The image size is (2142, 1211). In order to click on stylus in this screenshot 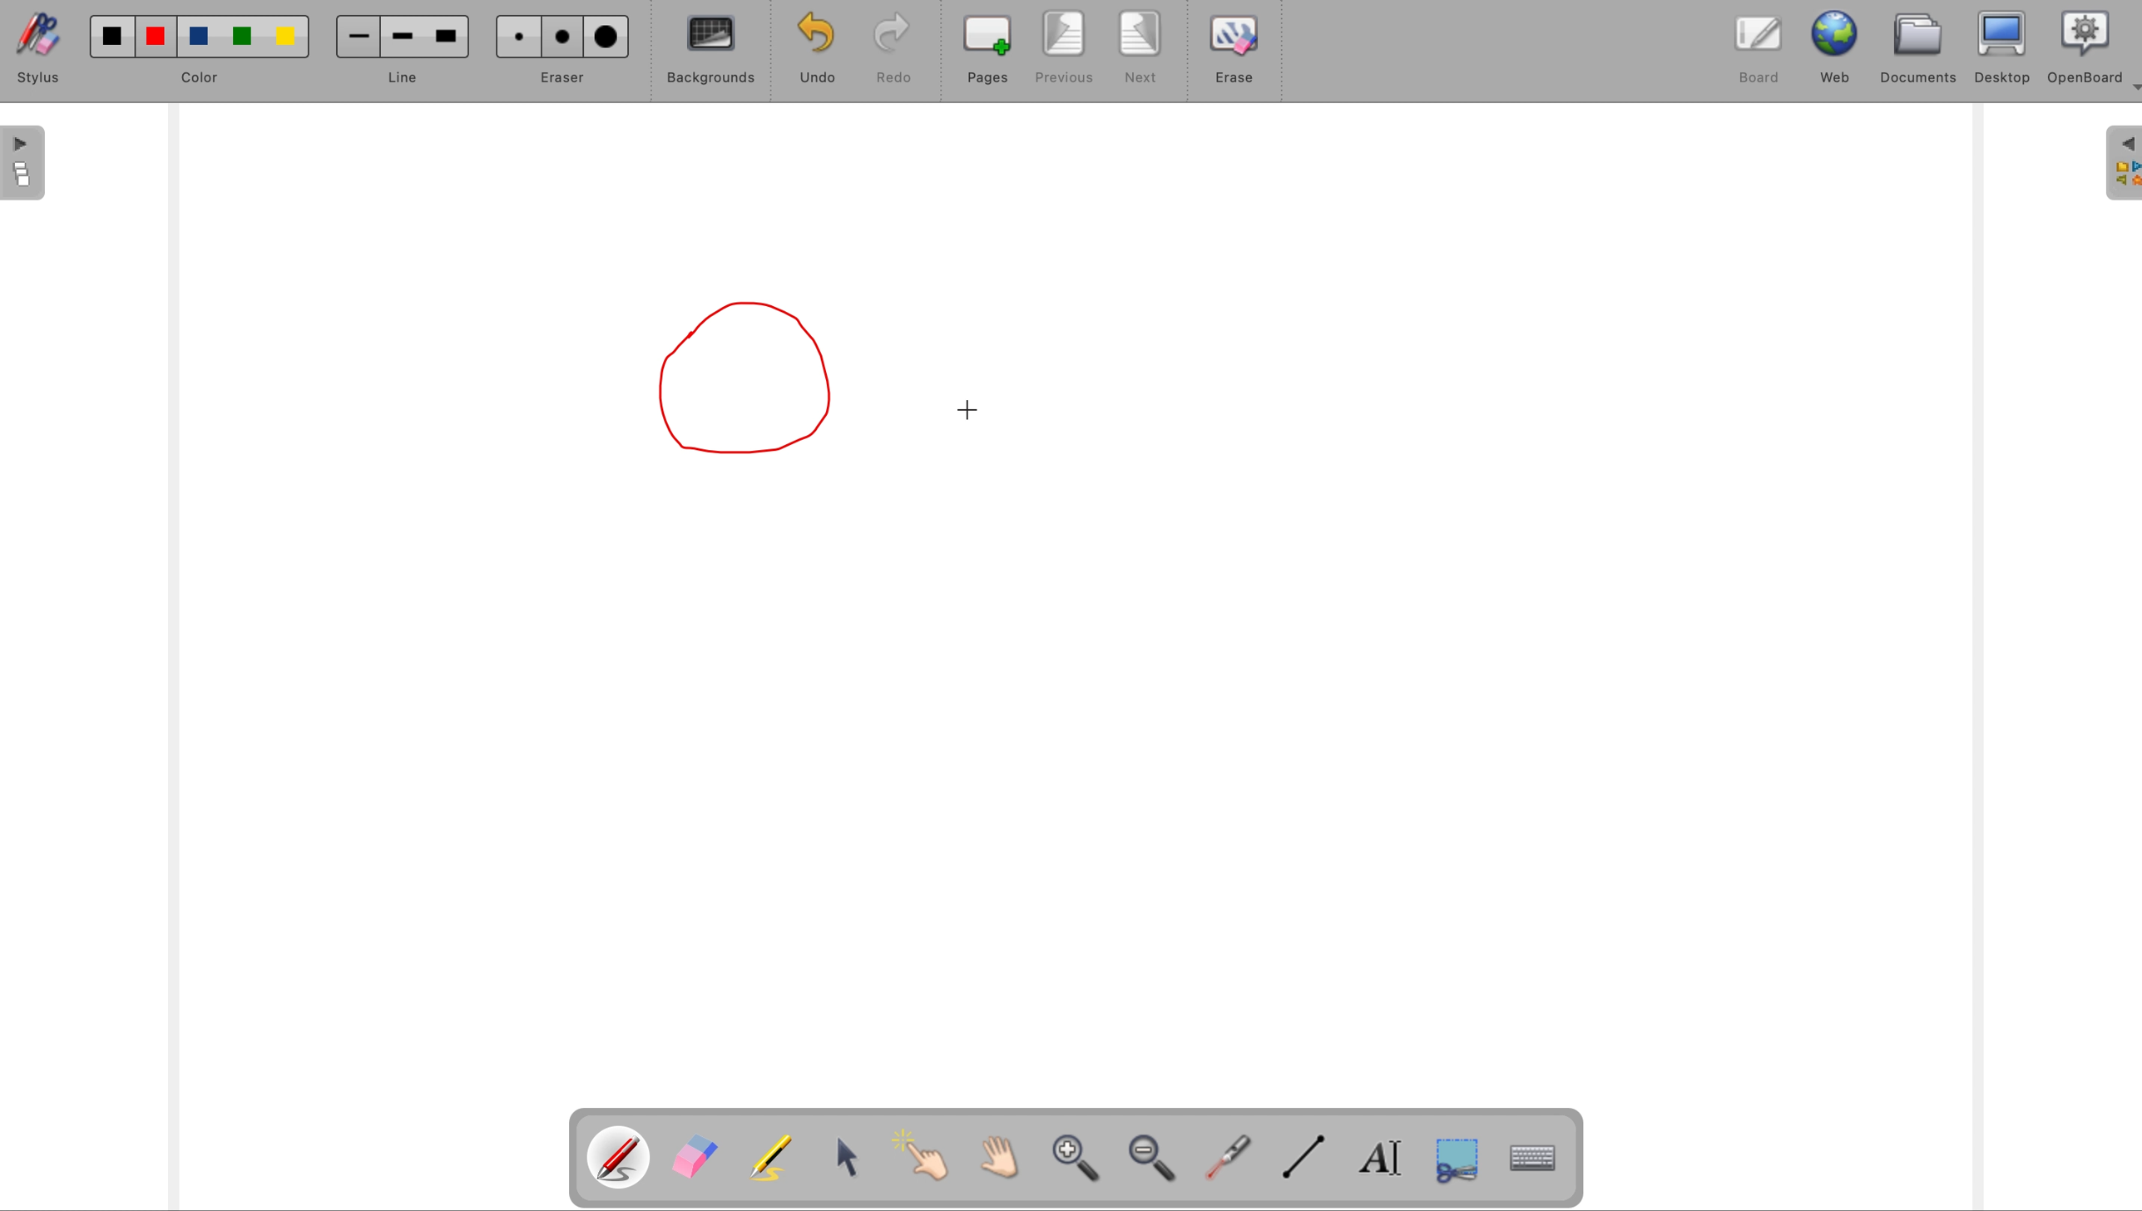, I will do `click(45, 47)`.